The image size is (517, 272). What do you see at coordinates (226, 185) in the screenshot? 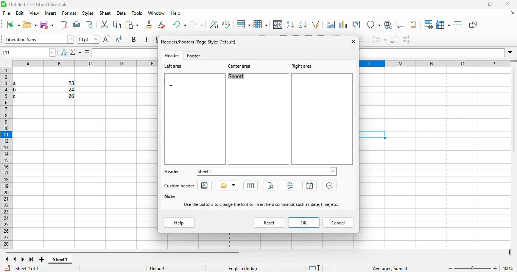
I see `title` at bounding box center [226, 185].